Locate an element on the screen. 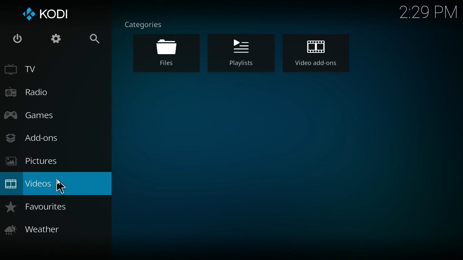  categories is located at coordinates (144, 24).